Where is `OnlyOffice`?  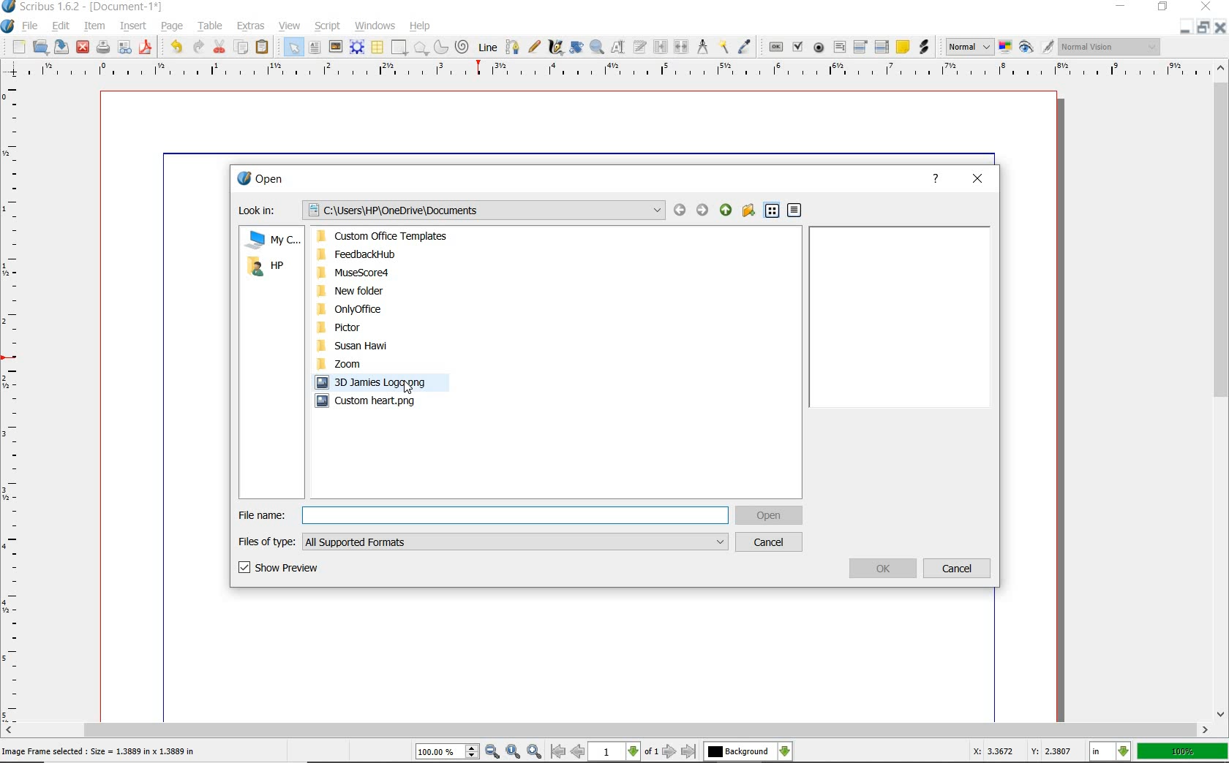
OnlyOffice is located at coordinates (389, 310).